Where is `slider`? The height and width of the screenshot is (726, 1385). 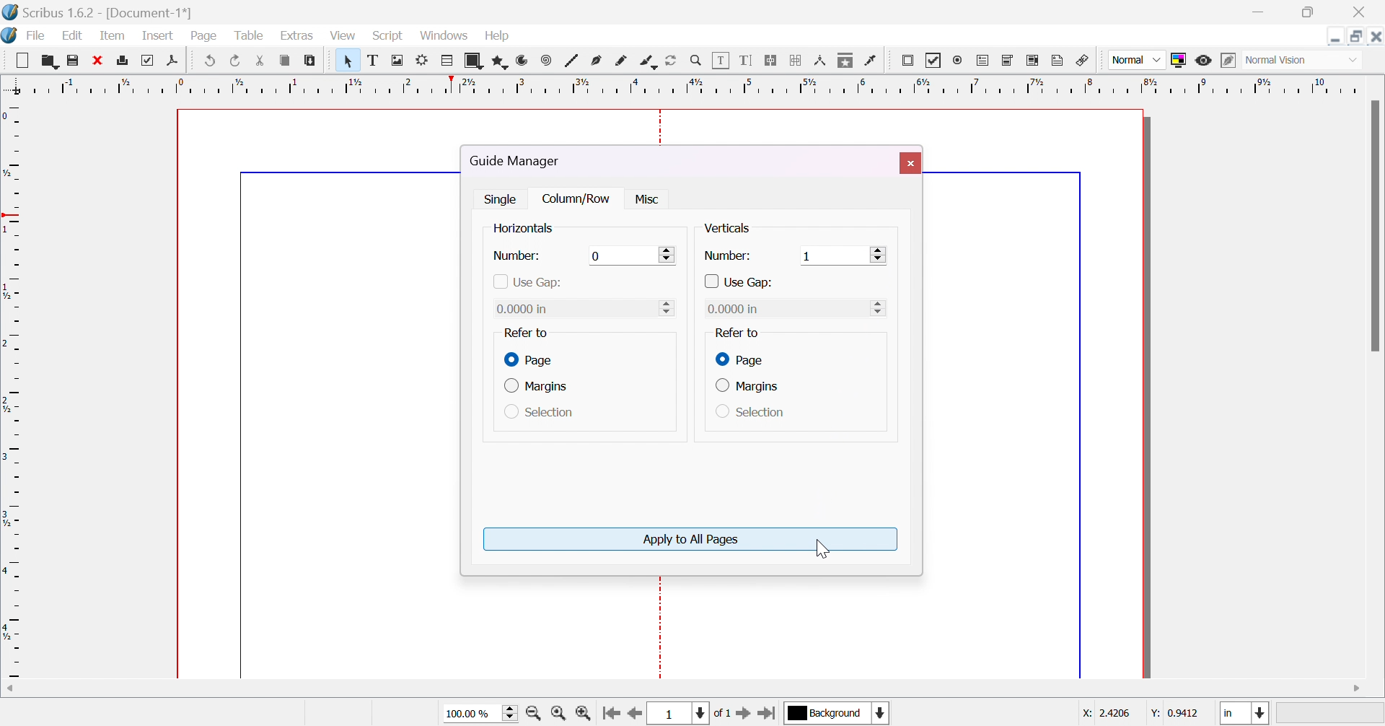
slider is located at coordinates (879, 255).